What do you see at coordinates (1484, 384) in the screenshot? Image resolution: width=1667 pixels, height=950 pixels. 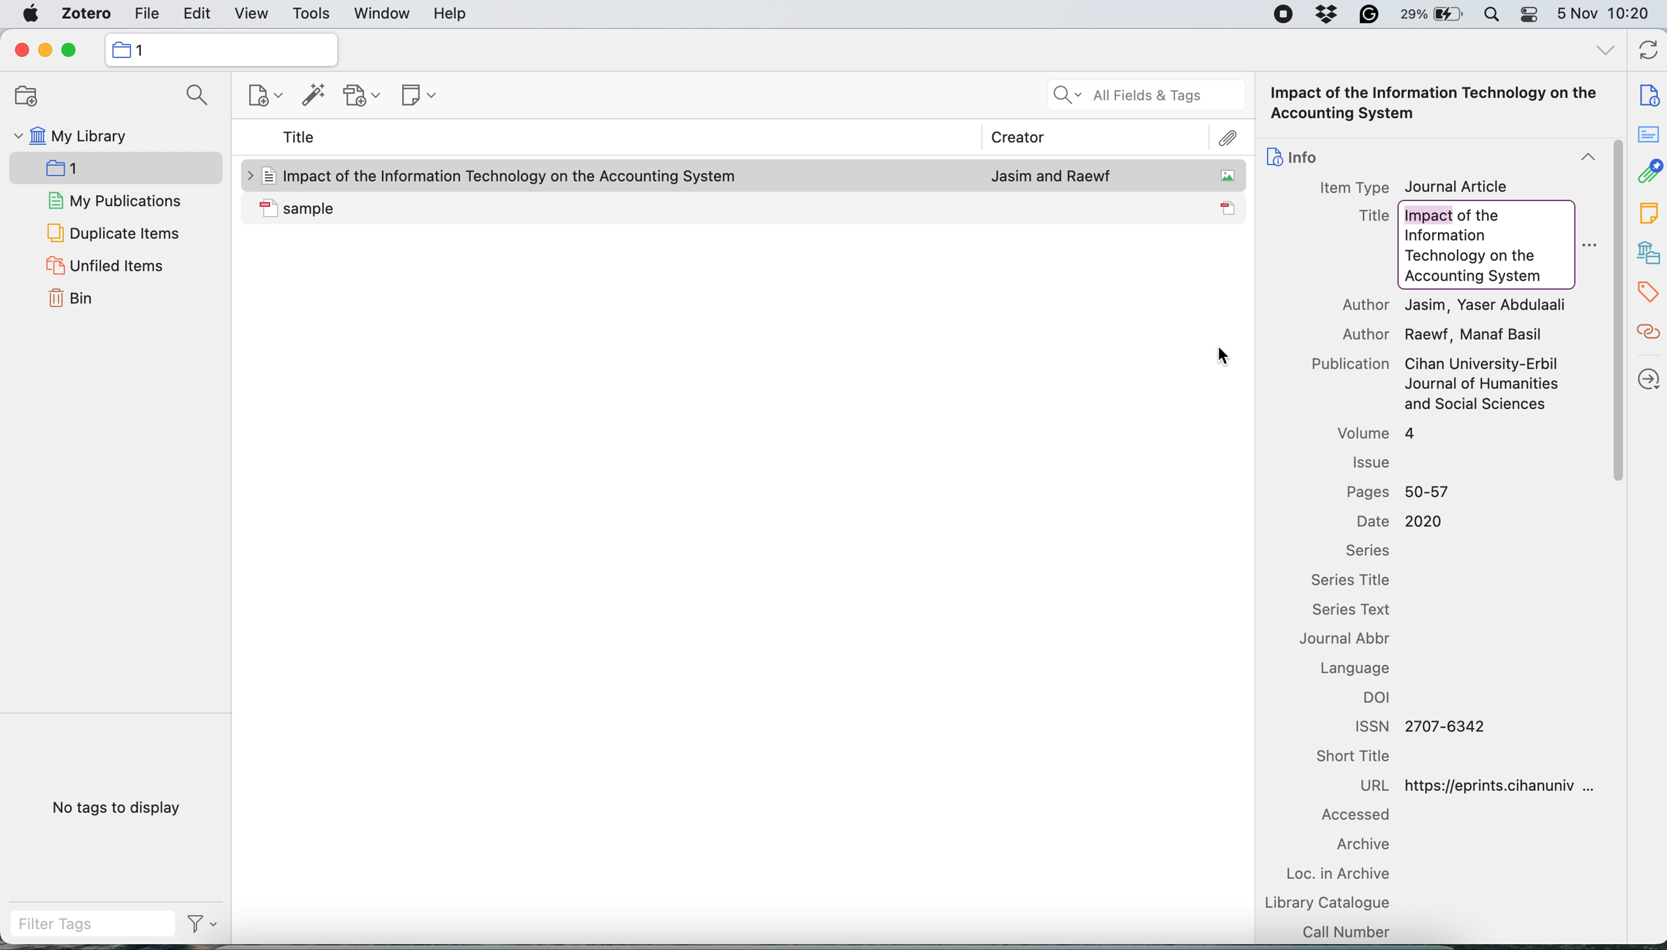 I see `Cihan University-Erbil Journal of Humanities and Social Sciences` at bounding box center [1484, 384].